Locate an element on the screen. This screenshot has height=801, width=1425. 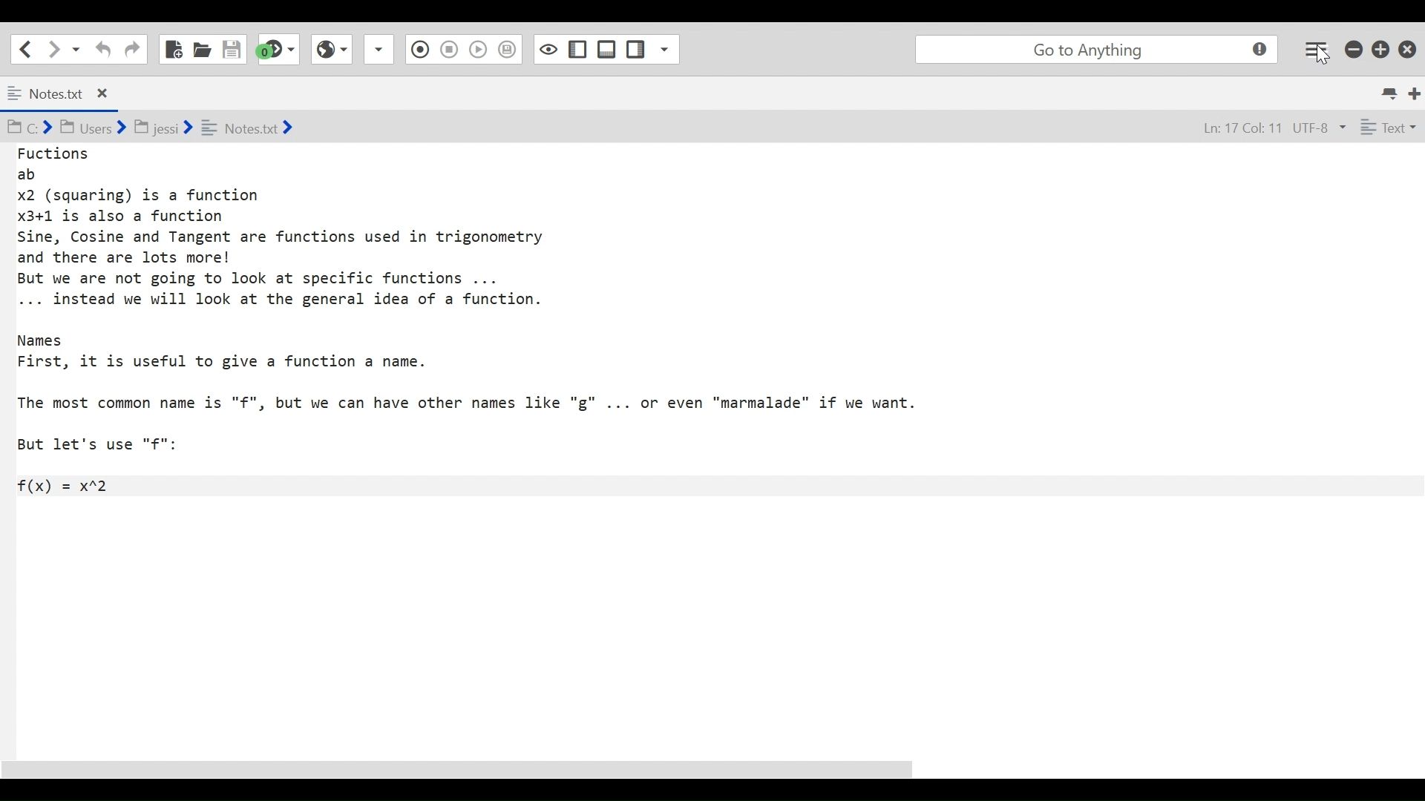
New File is located at coordinates (172, 49).